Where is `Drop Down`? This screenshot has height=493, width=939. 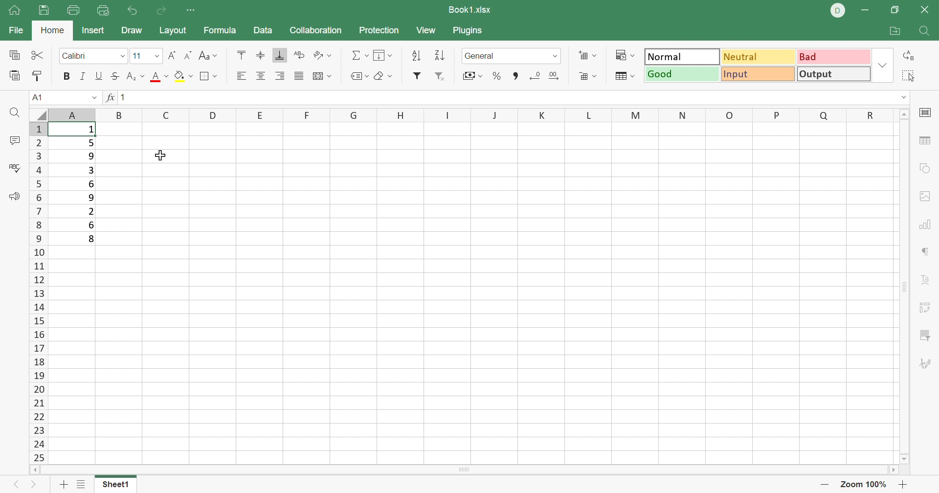 Drop Down is located at coordinates (156, 56).